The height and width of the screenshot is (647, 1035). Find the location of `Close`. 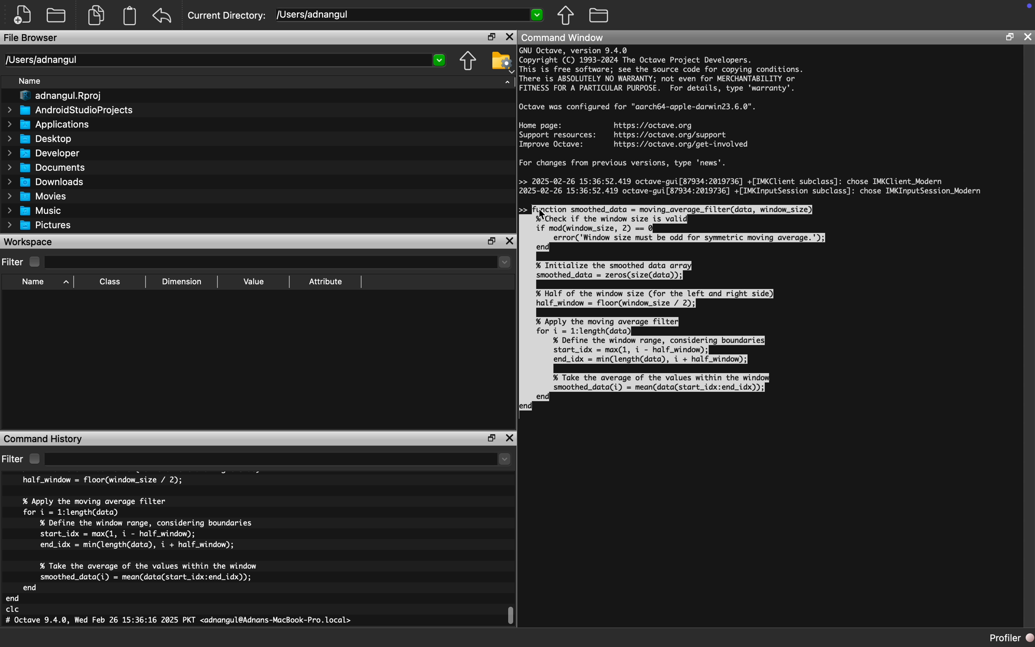

Close is located at coordinates (1027, 38).